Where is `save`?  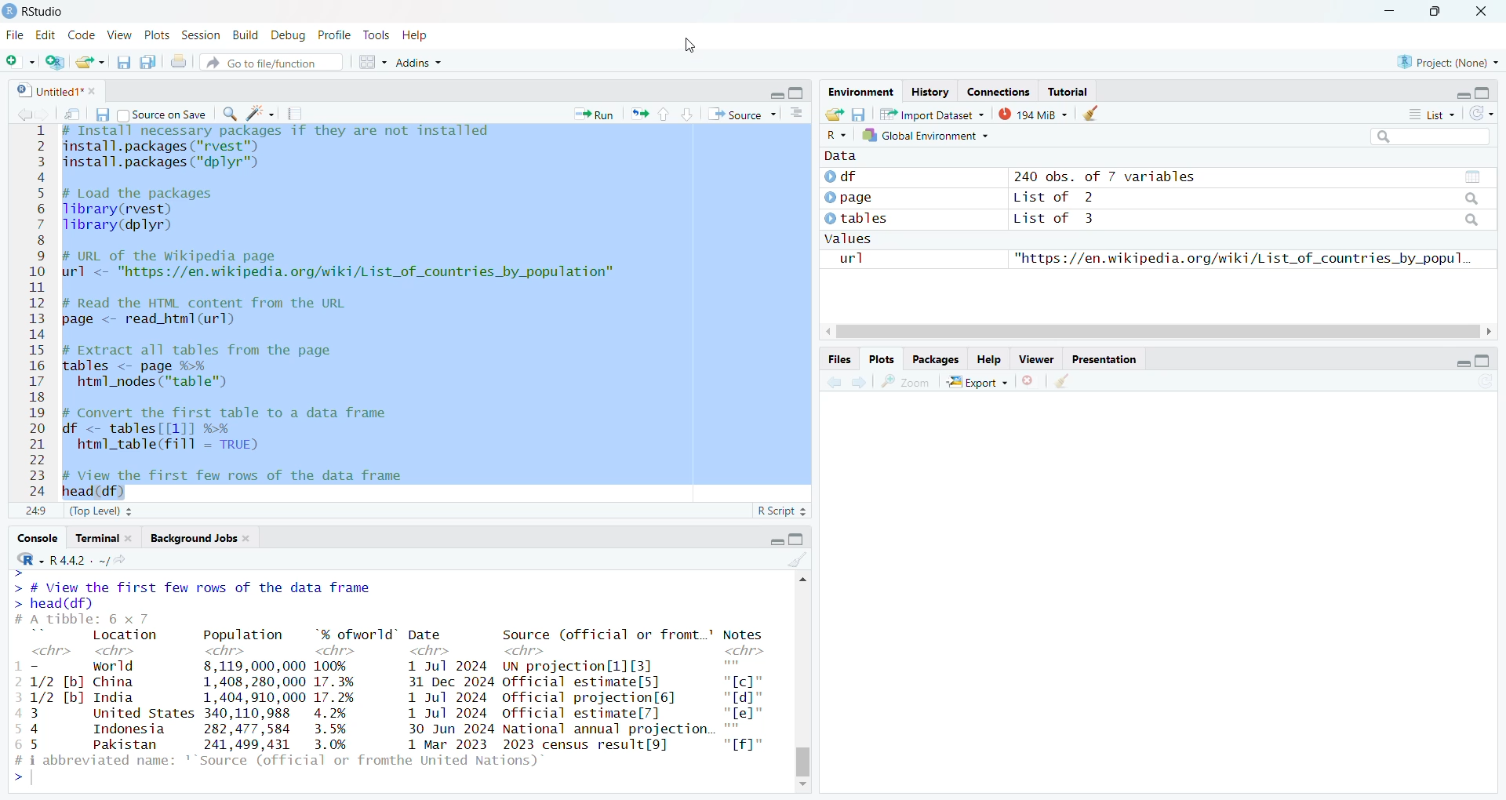 save is located at coordinates (859, 115).